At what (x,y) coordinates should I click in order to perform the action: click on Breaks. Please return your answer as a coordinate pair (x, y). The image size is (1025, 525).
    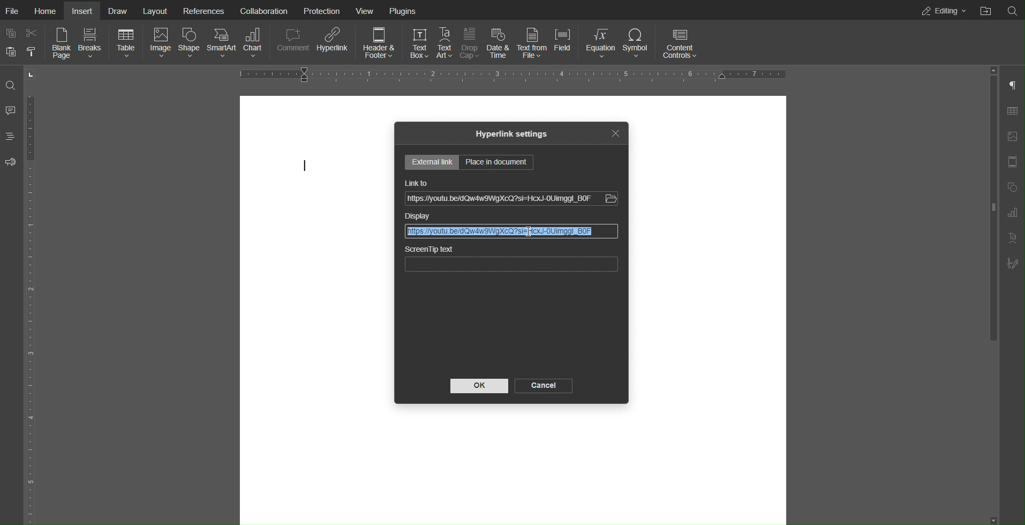
    Looking at the image, I should click on (94, 44).